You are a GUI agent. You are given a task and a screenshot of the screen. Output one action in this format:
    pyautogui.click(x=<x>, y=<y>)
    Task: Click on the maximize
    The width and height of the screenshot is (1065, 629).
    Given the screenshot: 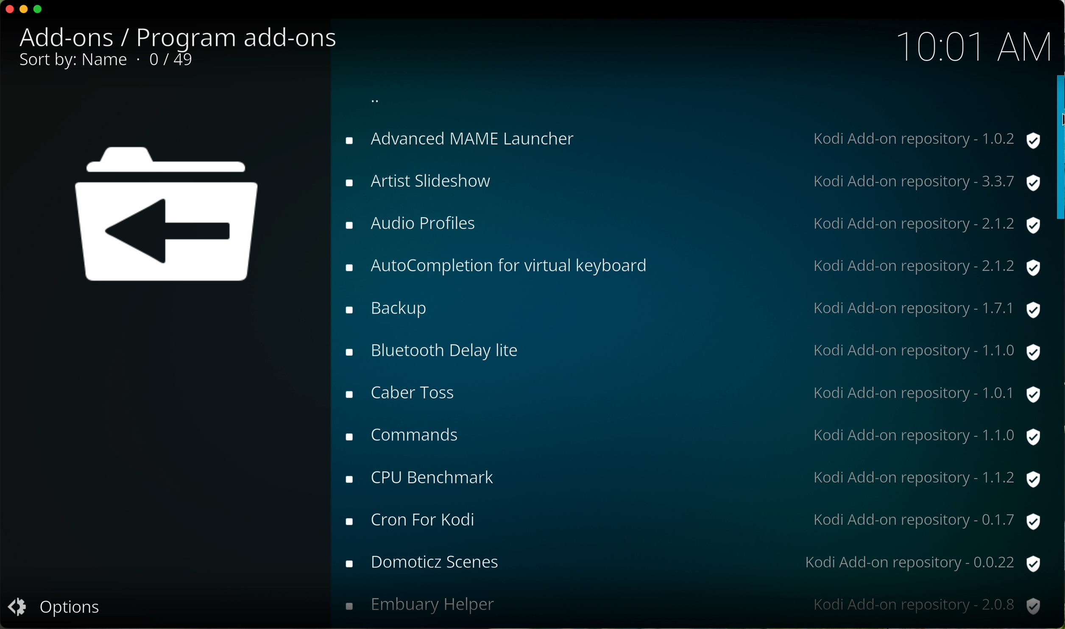 What is the action you would take?
    pyautogui.click(x=39, y=11)
    